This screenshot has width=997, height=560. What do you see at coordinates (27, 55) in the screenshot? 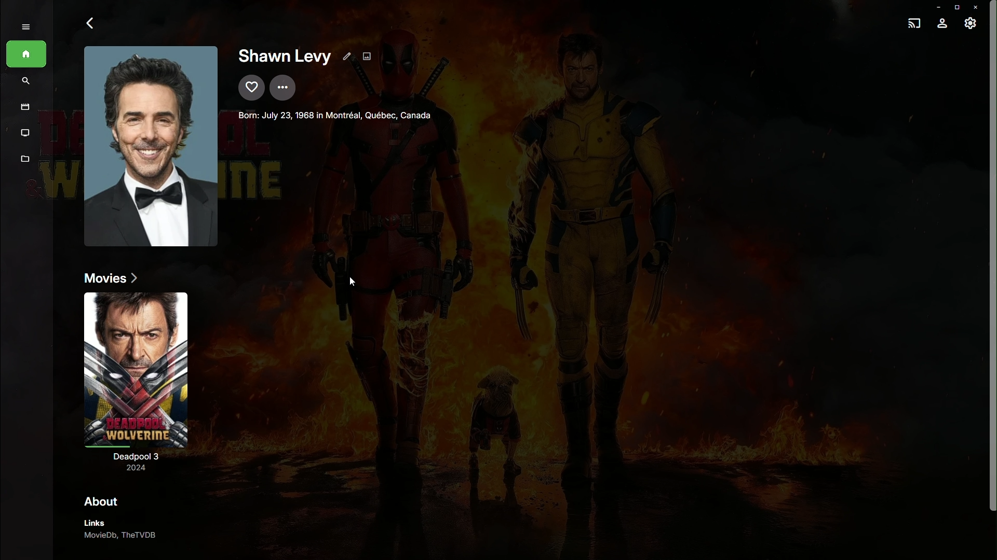
I see `Home` at bounding box center [27, 55].